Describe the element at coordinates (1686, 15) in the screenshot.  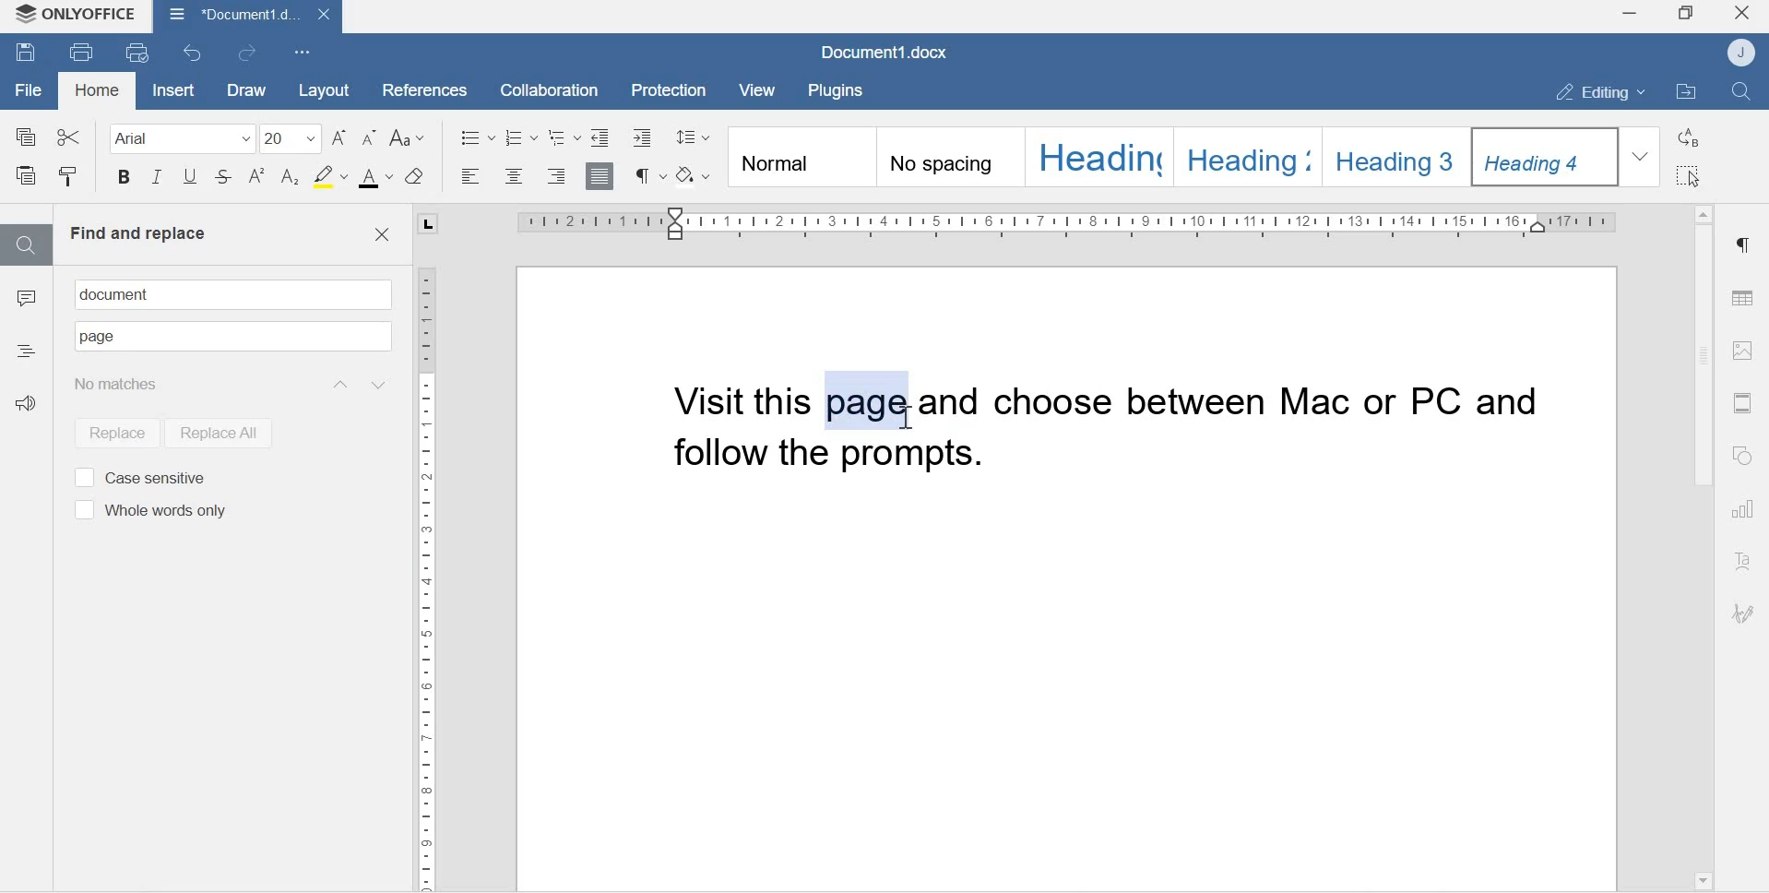
I see `Maximize` at that location.